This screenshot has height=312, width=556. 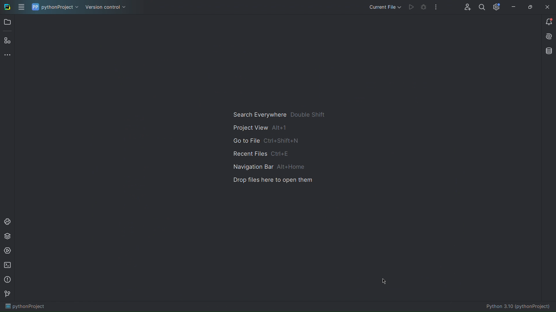 I want to click on Application menu, so click(x=19, y=7).